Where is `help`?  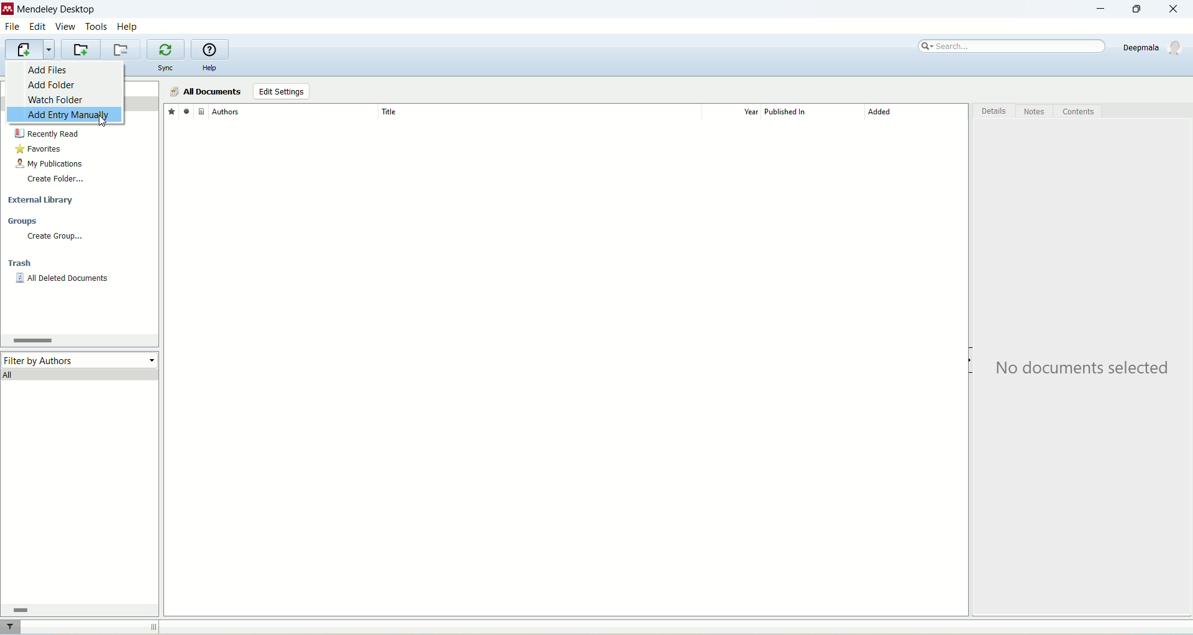
help is located at coordinates (129, 26).